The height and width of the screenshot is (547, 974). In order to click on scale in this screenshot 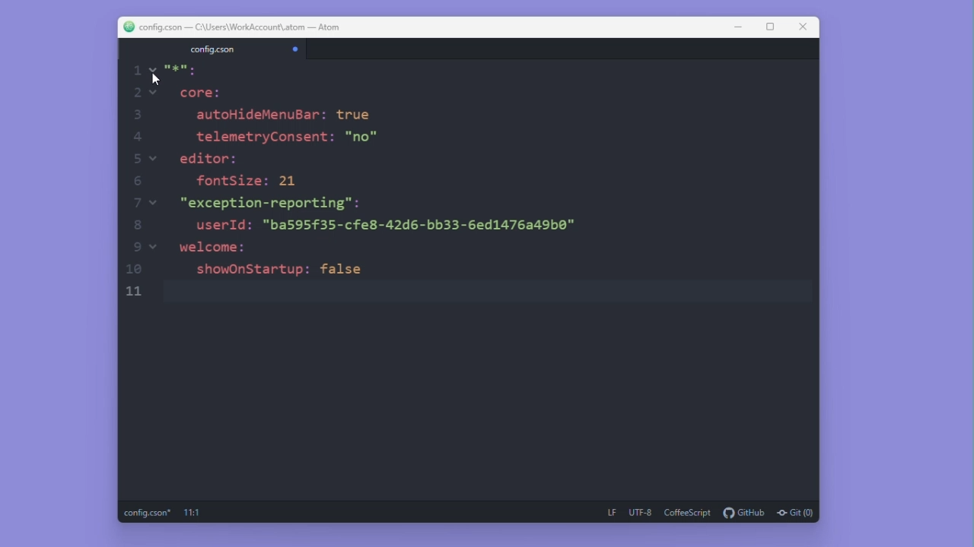, I will do `click(137, 193)`.